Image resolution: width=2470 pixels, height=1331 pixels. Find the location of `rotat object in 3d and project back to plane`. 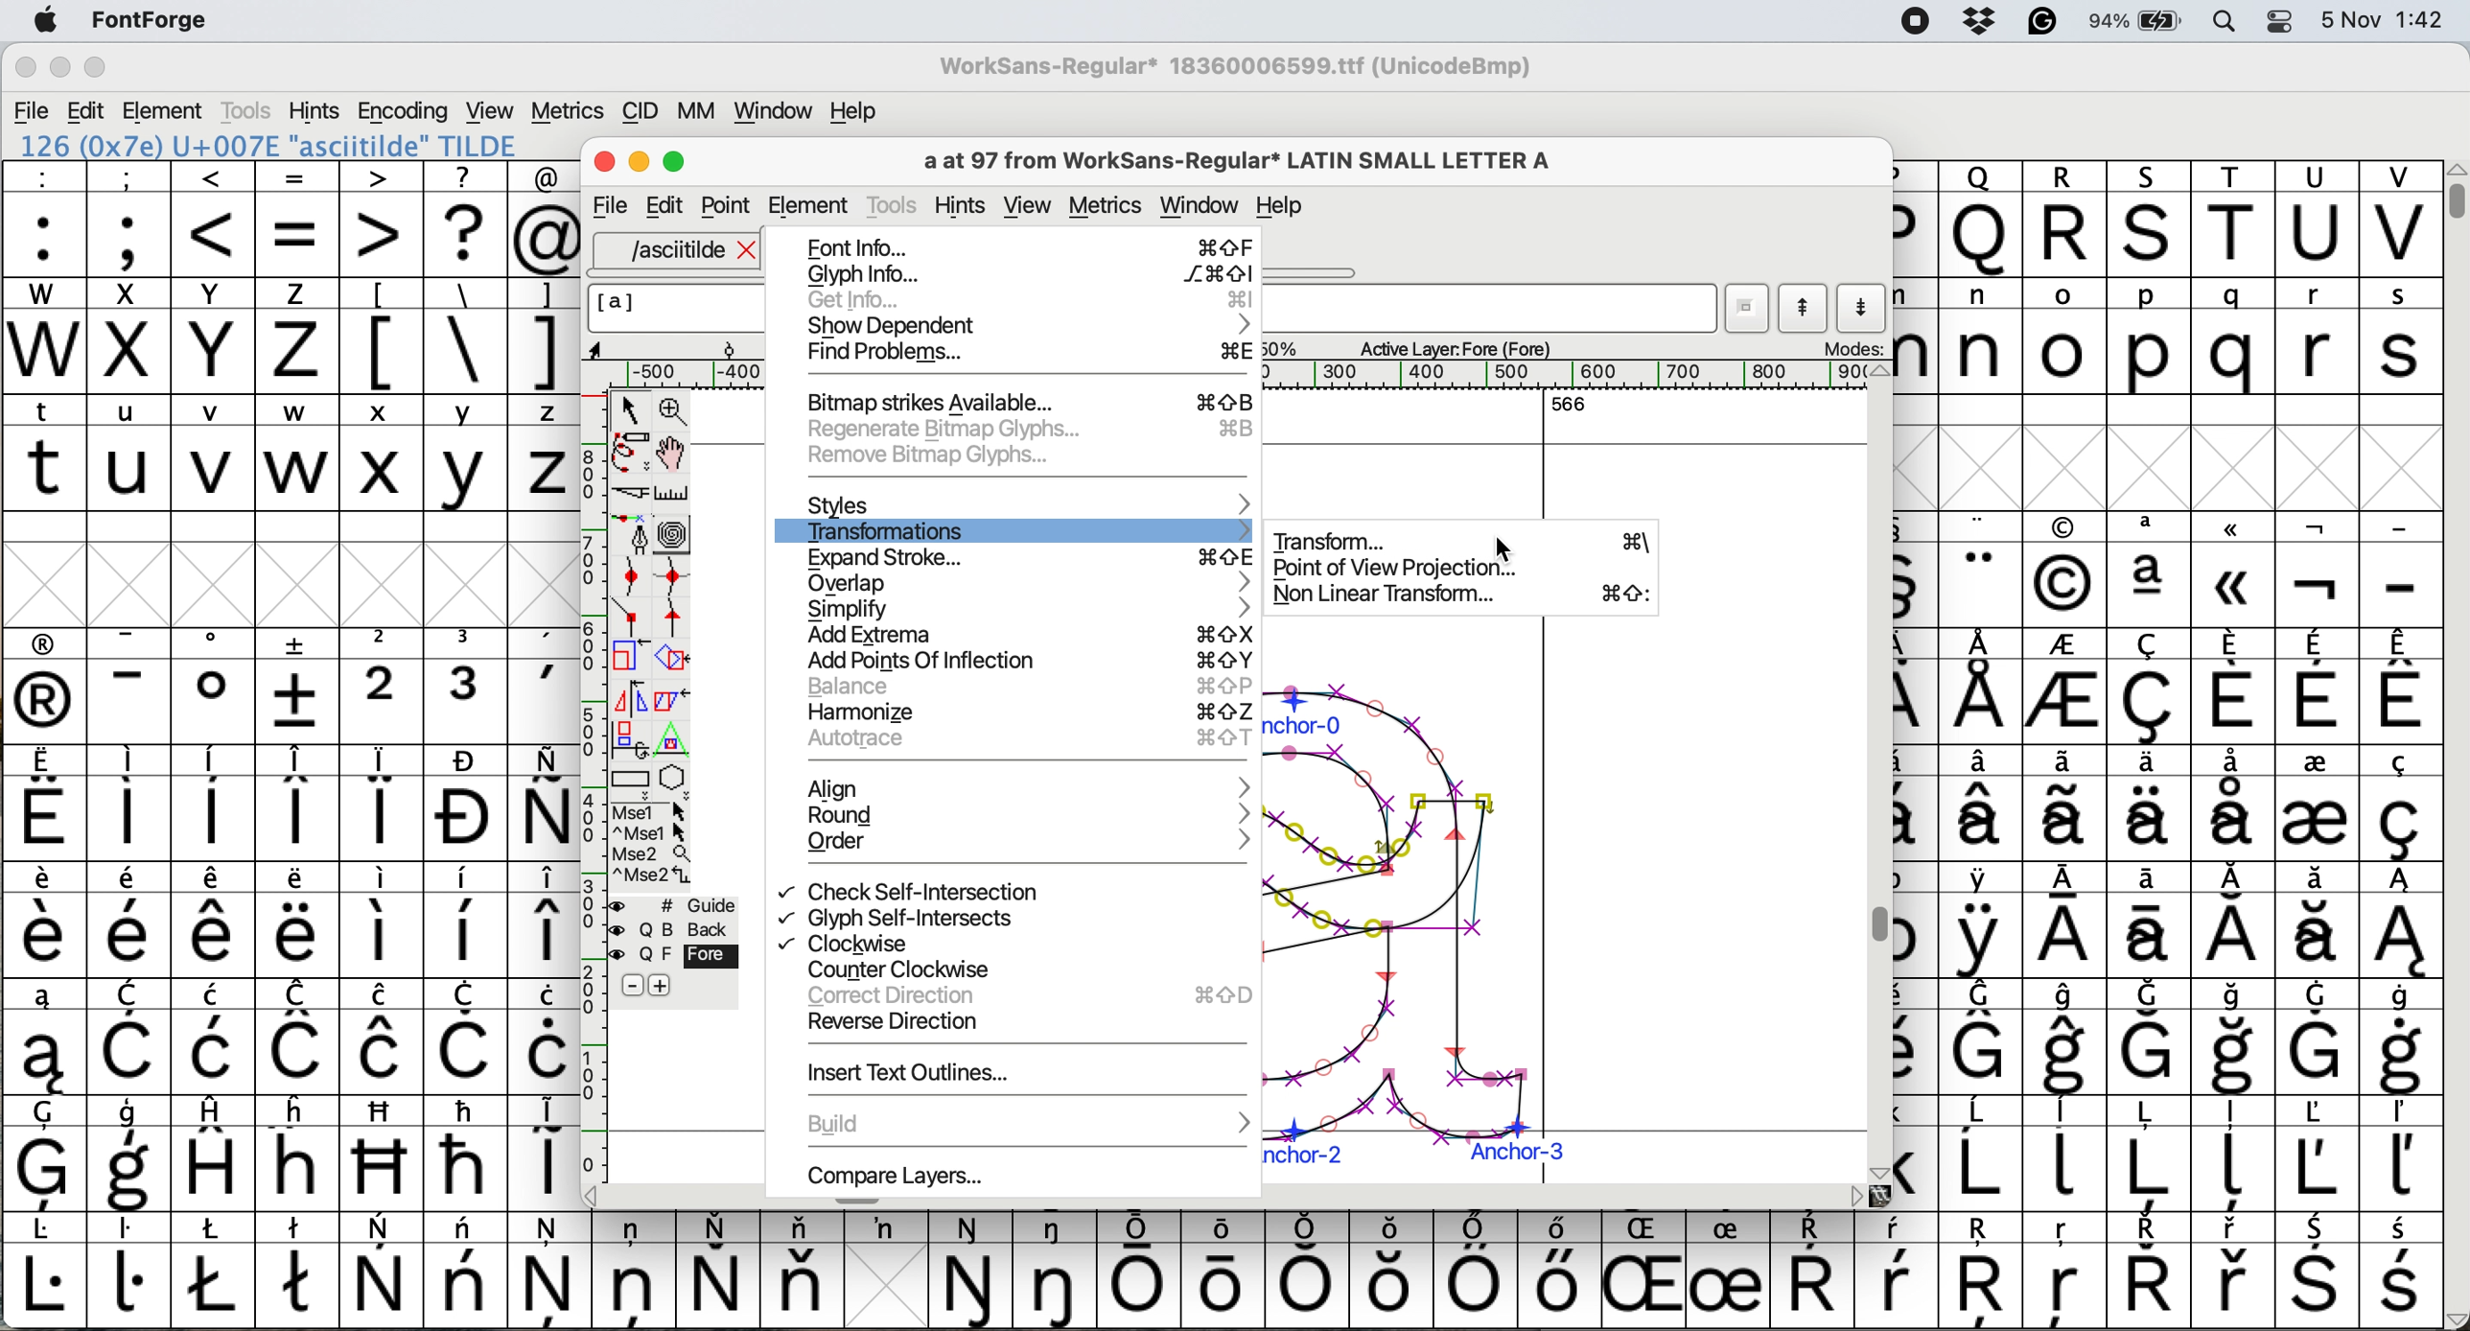

rotat object in 3d and project back to plane is located at coordinates (627, 738).